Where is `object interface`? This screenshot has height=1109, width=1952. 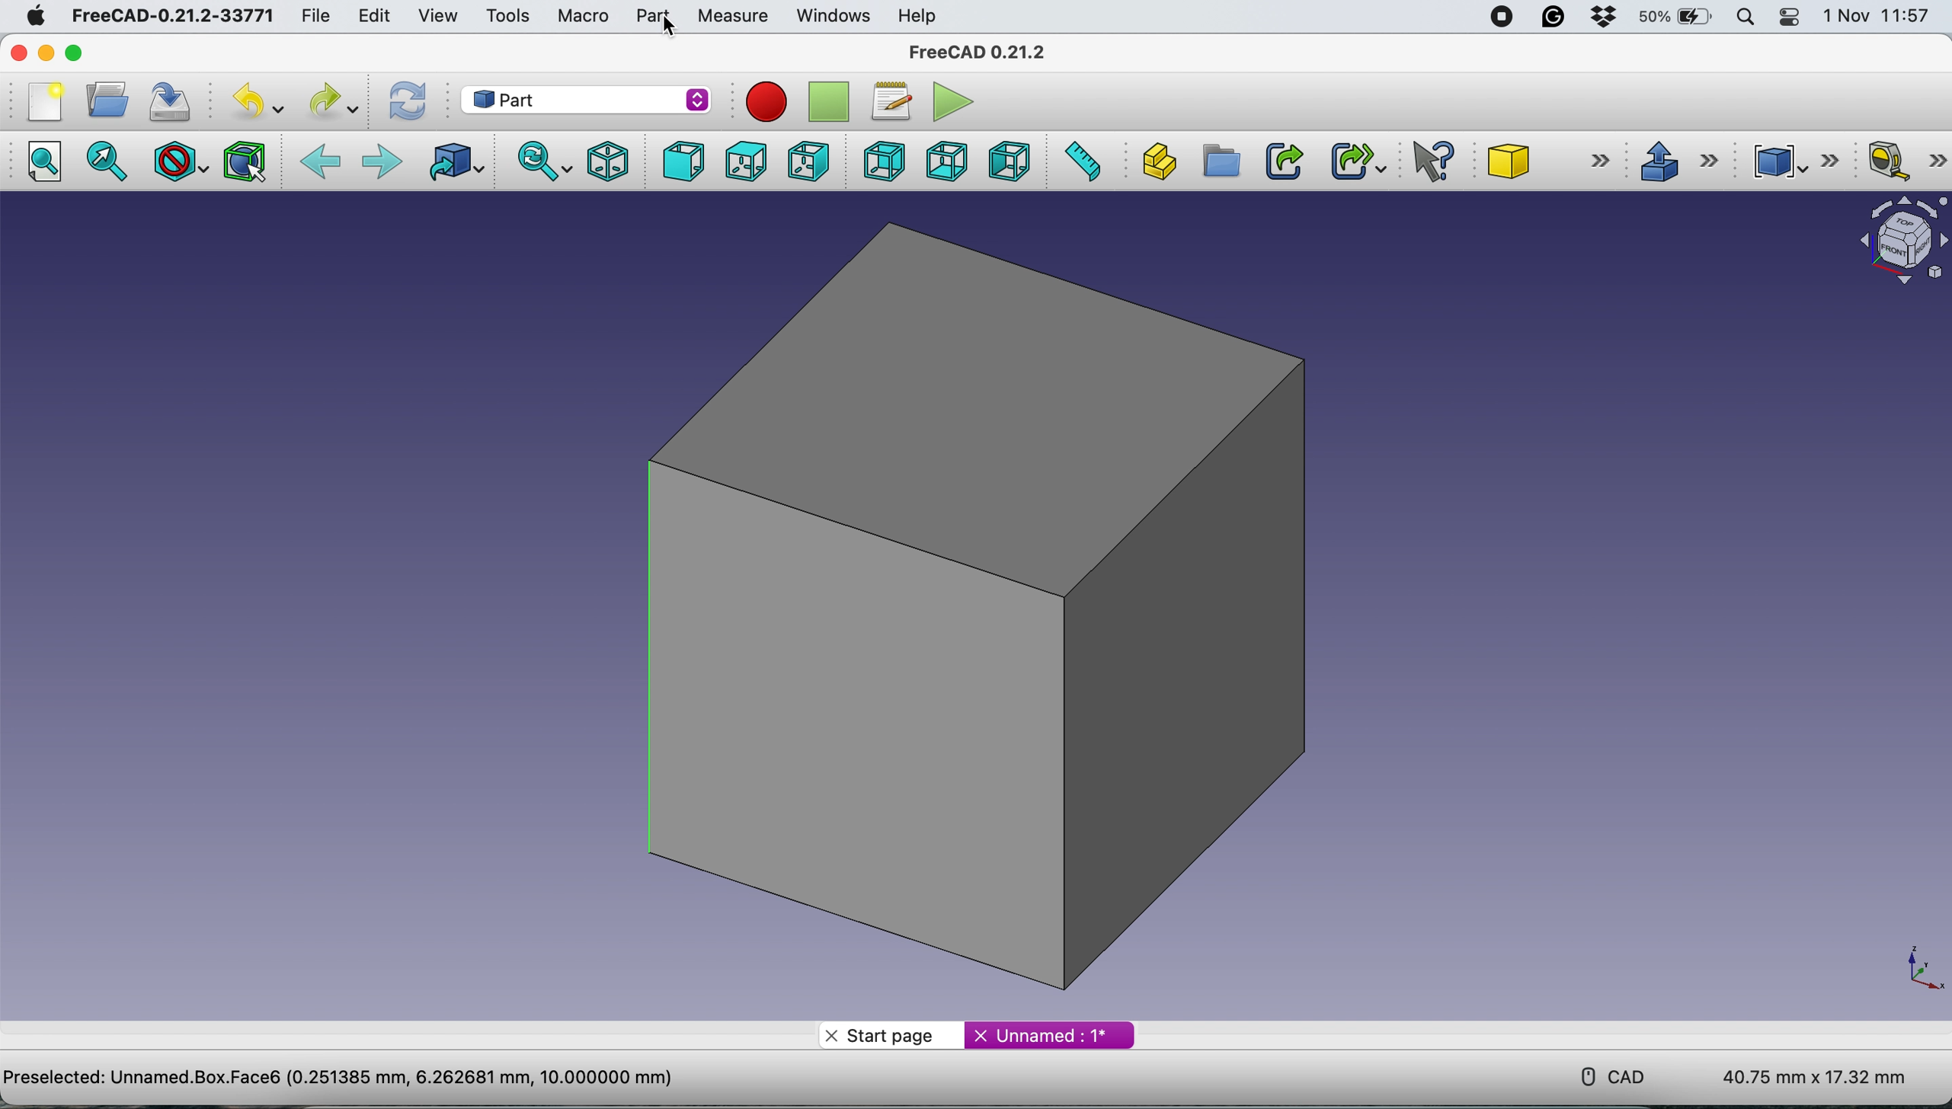 object interface is located at coordinates (1896, 244).